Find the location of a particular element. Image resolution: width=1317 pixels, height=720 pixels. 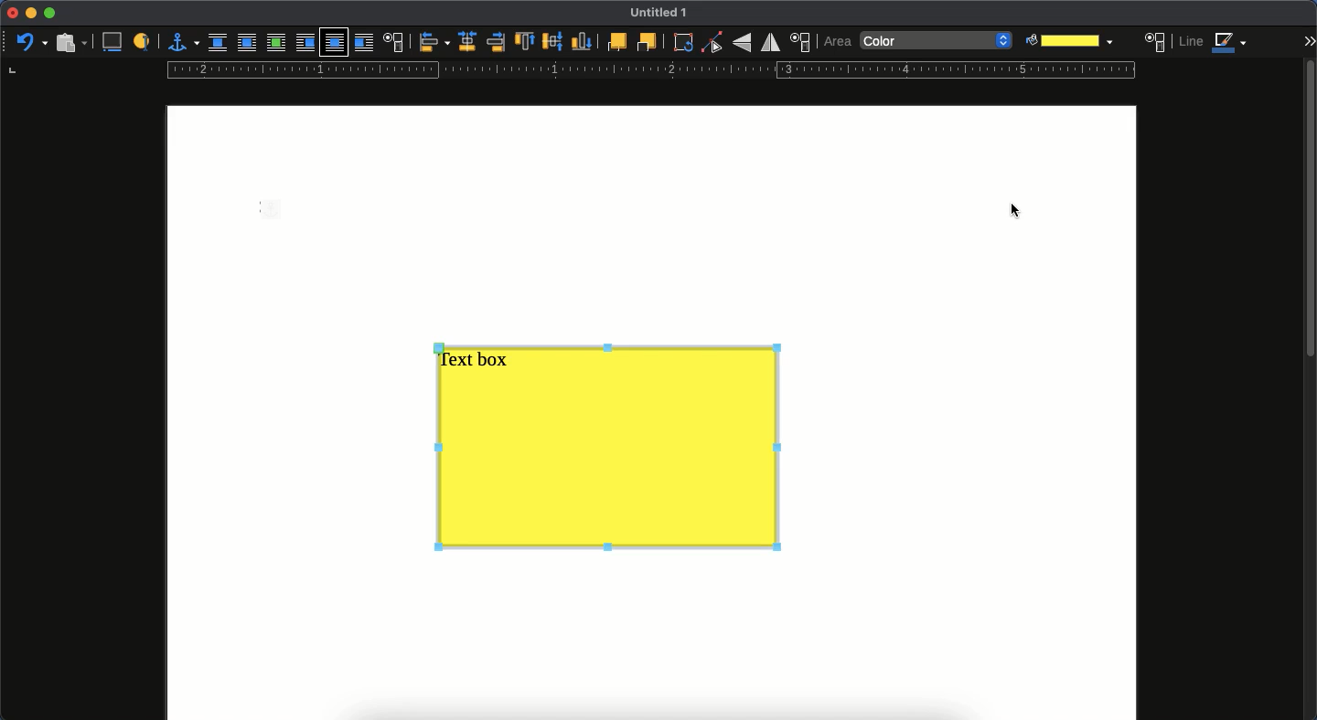

optimal is located at coordinates (275, 44).